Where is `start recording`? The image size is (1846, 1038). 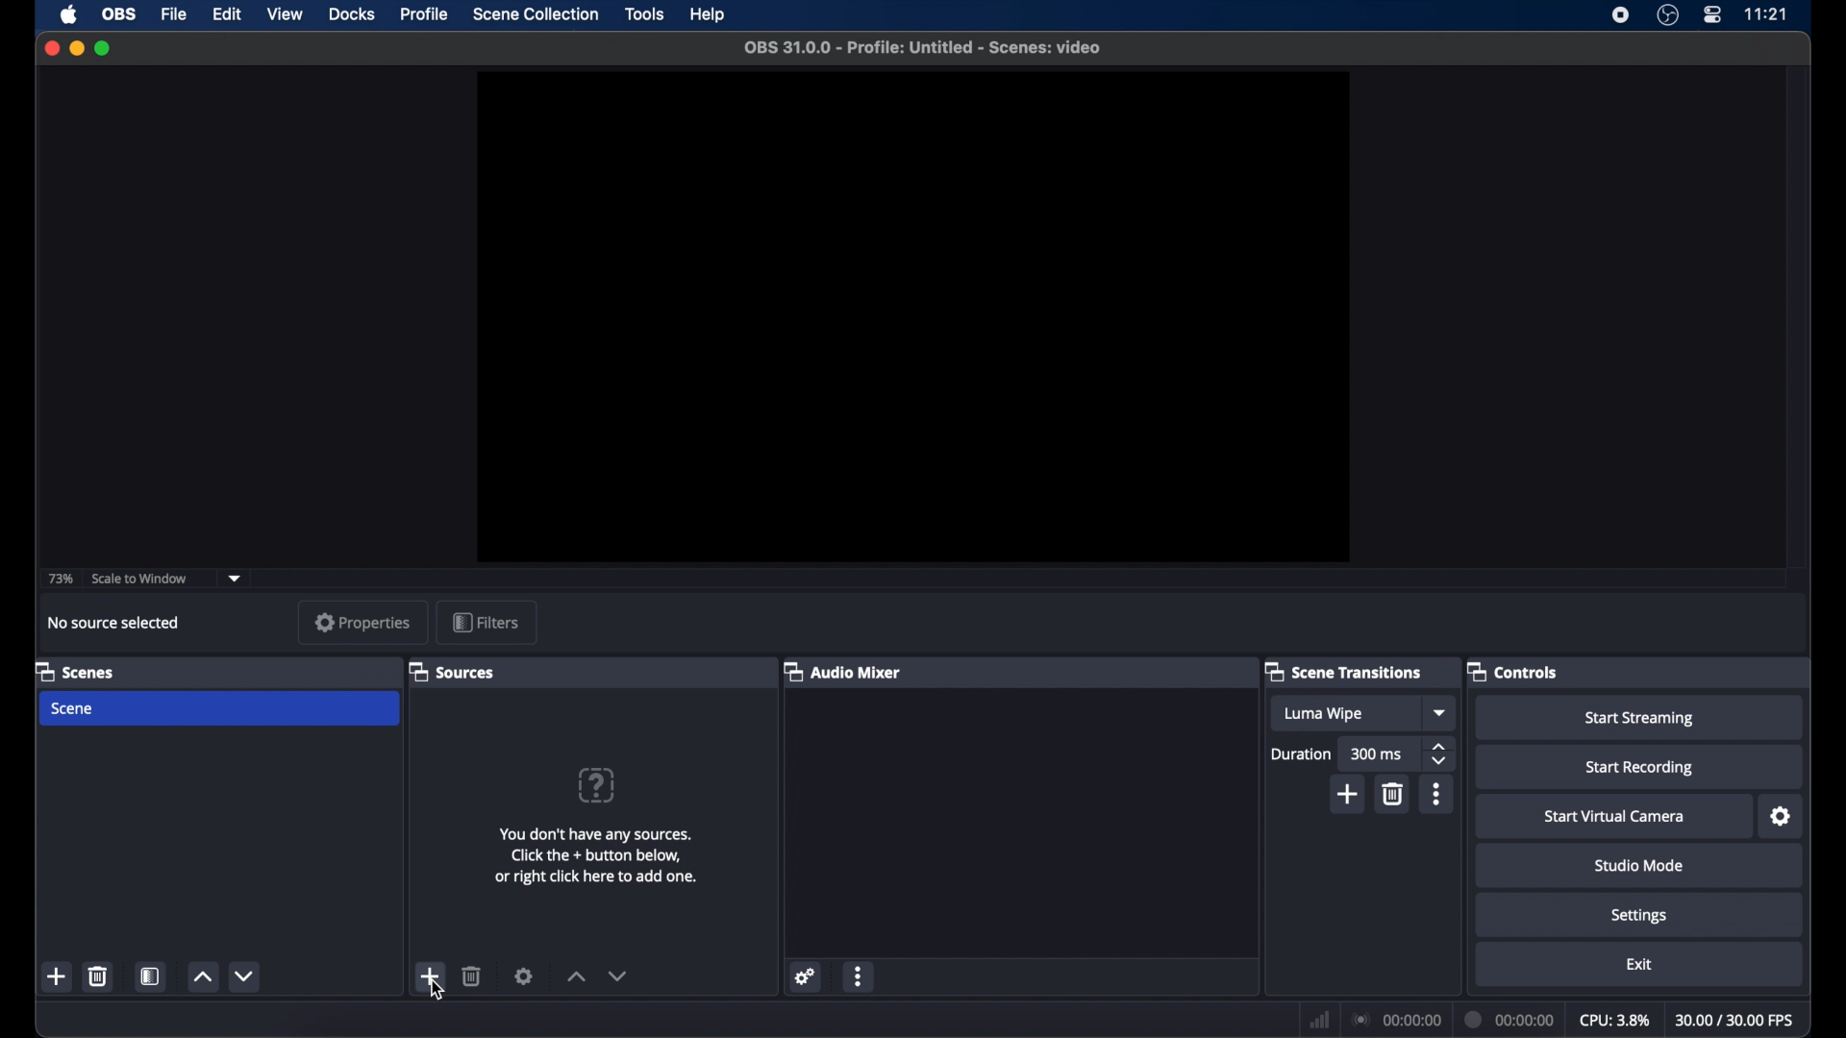
start recording is located at coordinates (1640, 768).